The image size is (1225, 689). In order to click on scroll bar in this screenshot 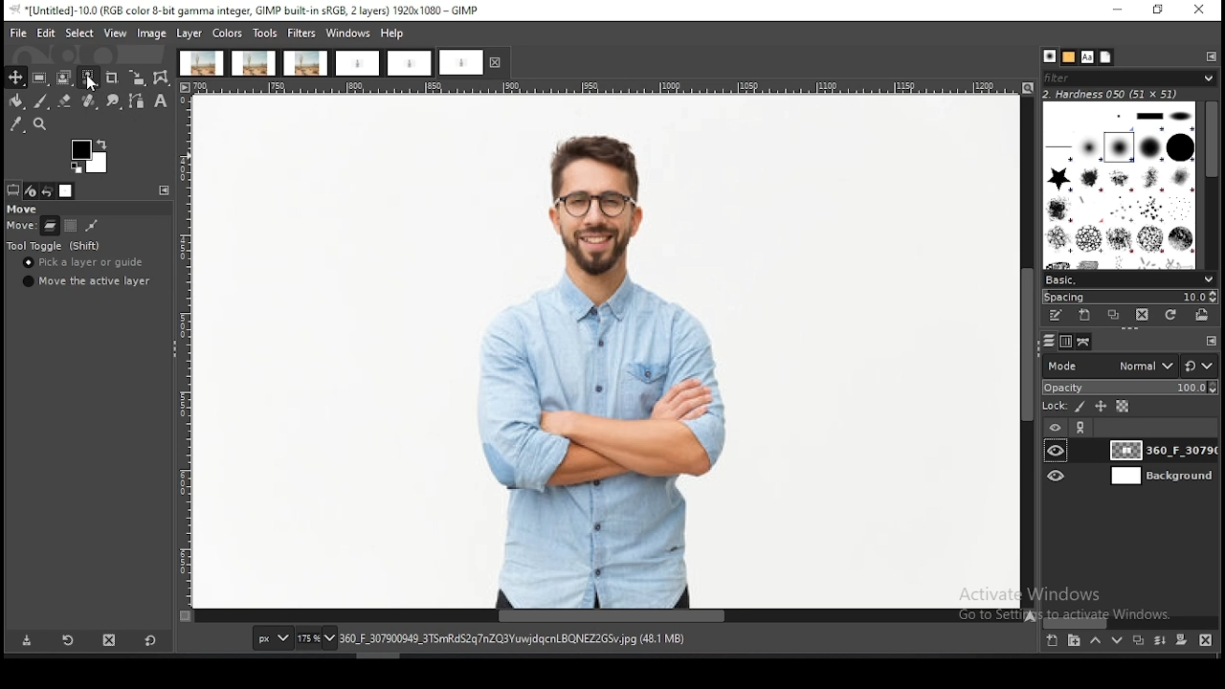, I will do `click(1028, 352)`.